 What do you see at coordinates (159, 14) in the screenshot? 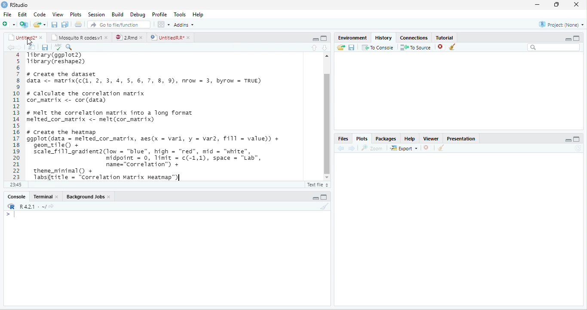
I see `profile` at bounding box center [159, 14].